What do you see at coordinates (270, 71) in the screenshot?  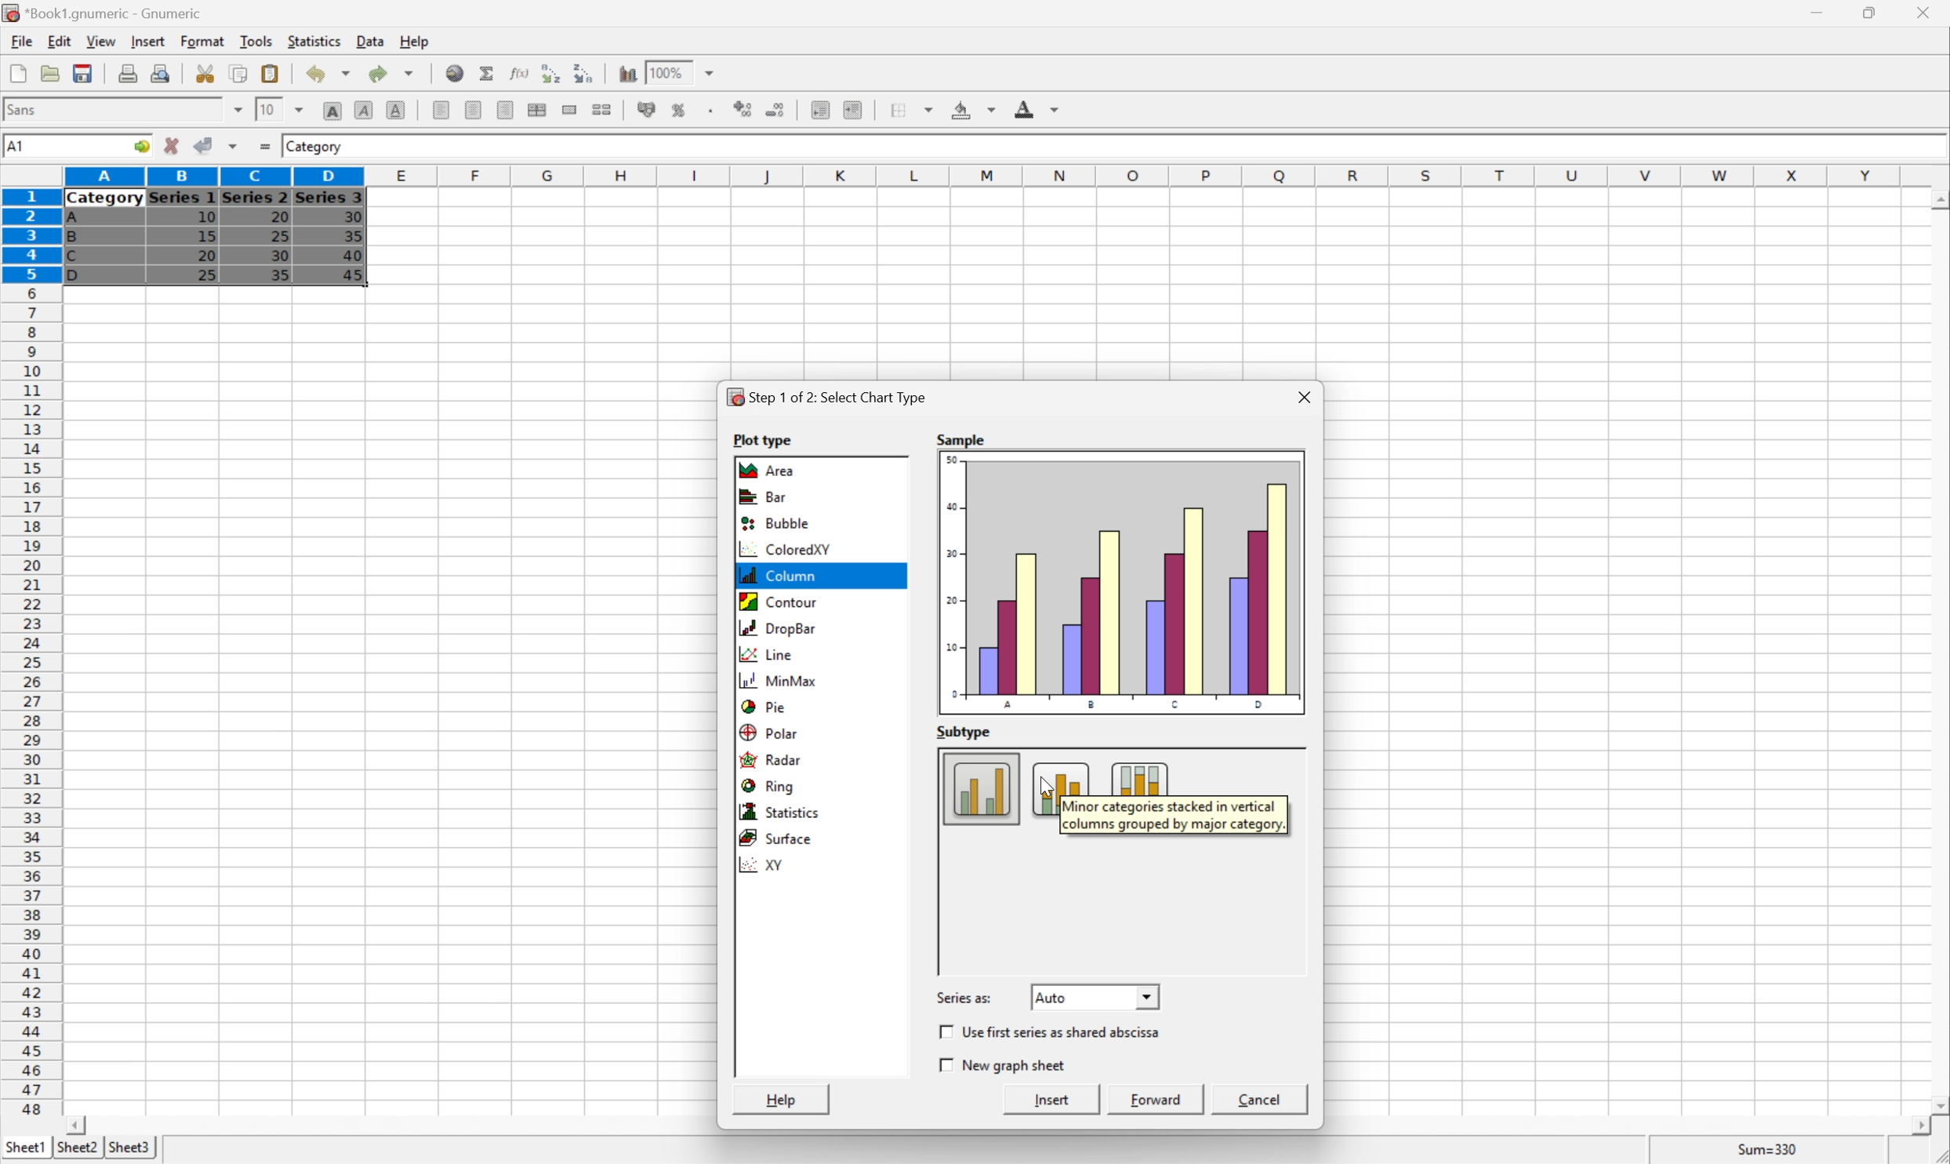 I see `Paste clipboard` at bounding box center [270, 71].